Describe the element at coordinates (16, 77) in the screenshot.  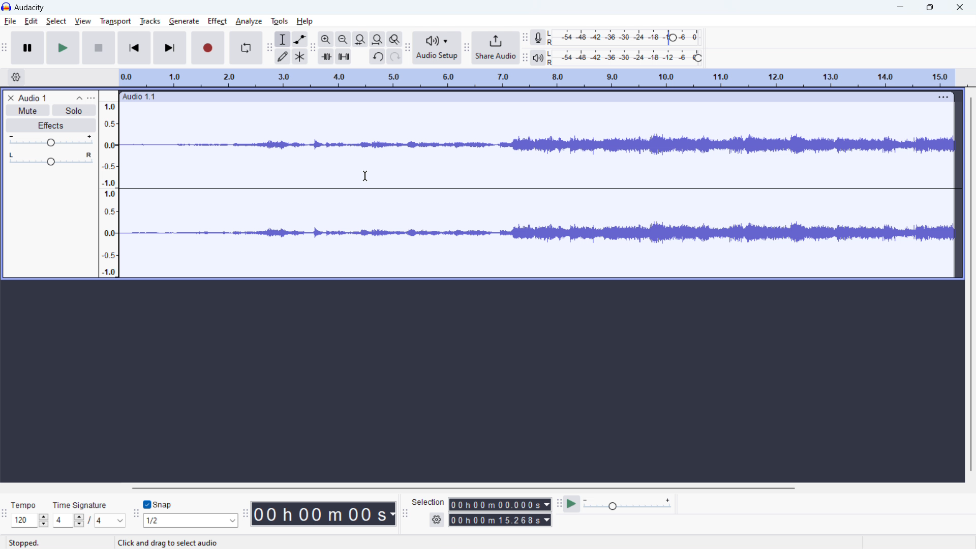
I see `timeline settings` at that location.